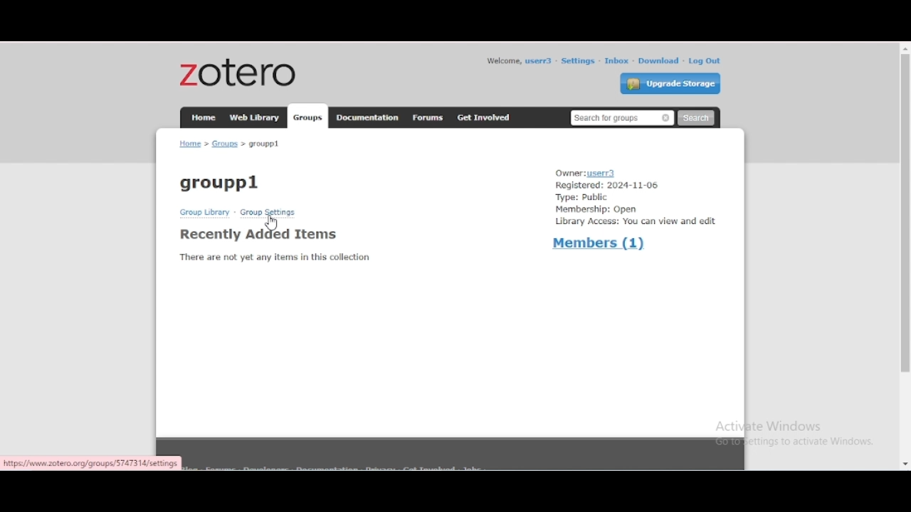 This screenshot has width=911, height=512. Describe the element at coordinates (659, 61) in the screenshot. I see `download` at that location.